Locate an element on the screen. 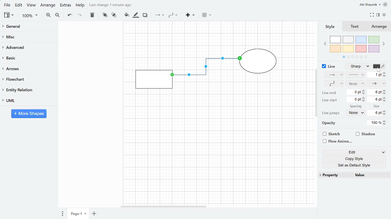  Style is located at coordinates (332, 26).